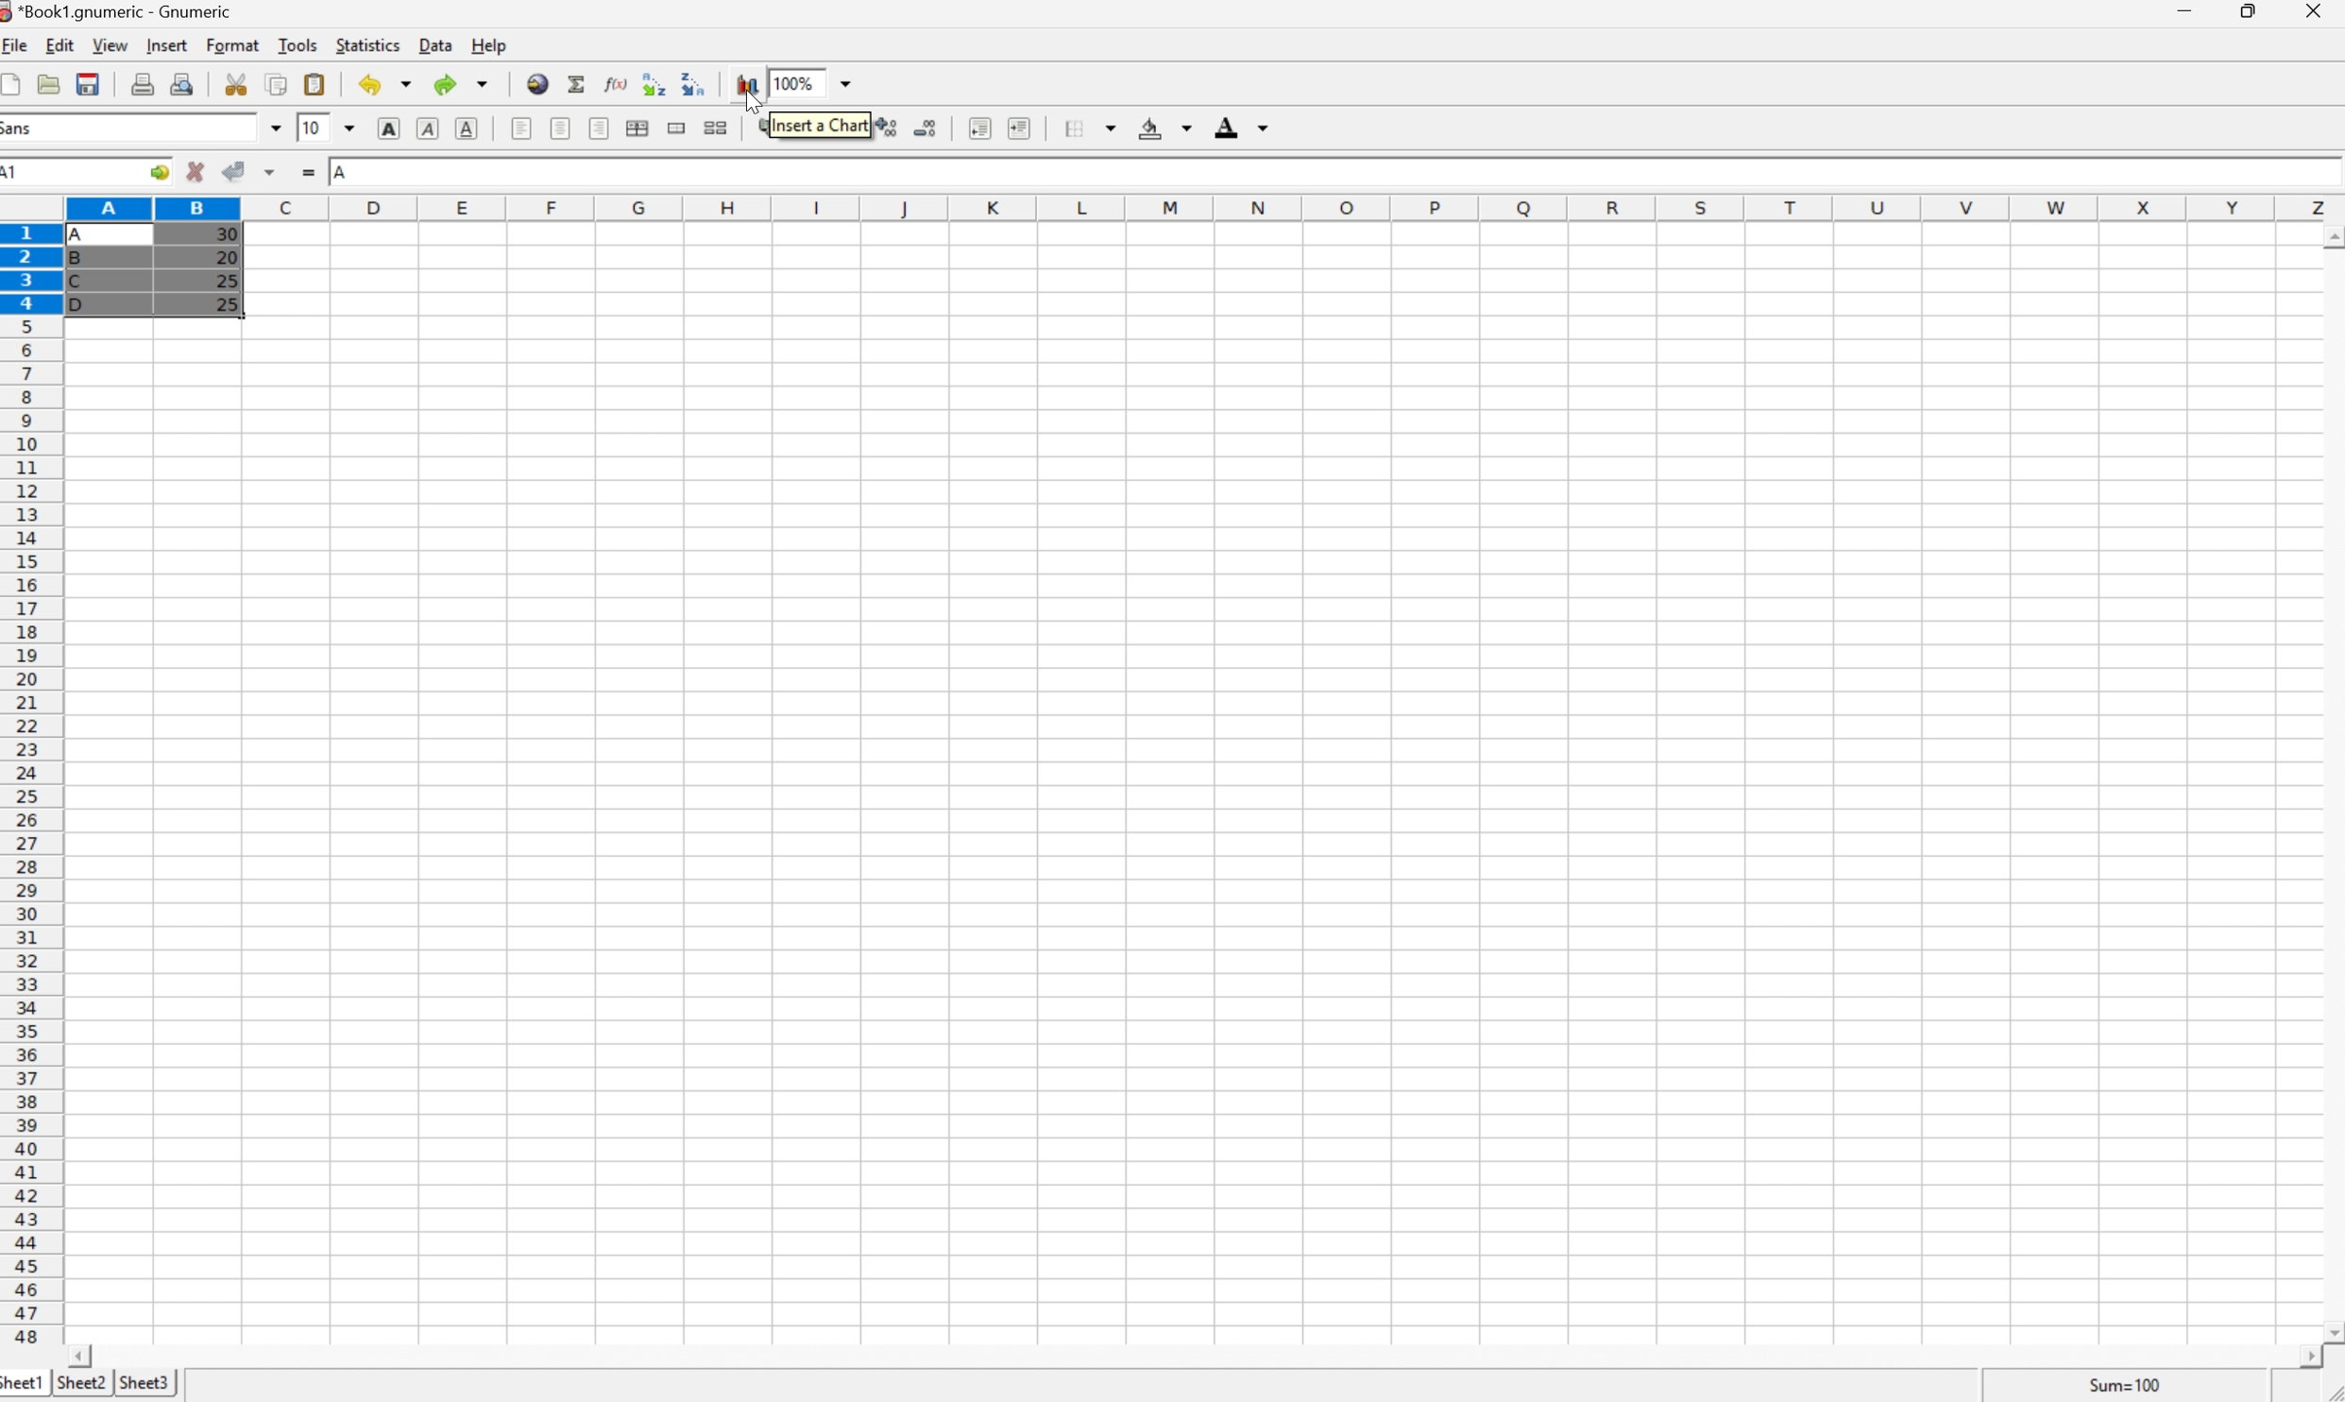 This screenshot has height=1402, width=2345. I want to click on Help, so click(490, 44).